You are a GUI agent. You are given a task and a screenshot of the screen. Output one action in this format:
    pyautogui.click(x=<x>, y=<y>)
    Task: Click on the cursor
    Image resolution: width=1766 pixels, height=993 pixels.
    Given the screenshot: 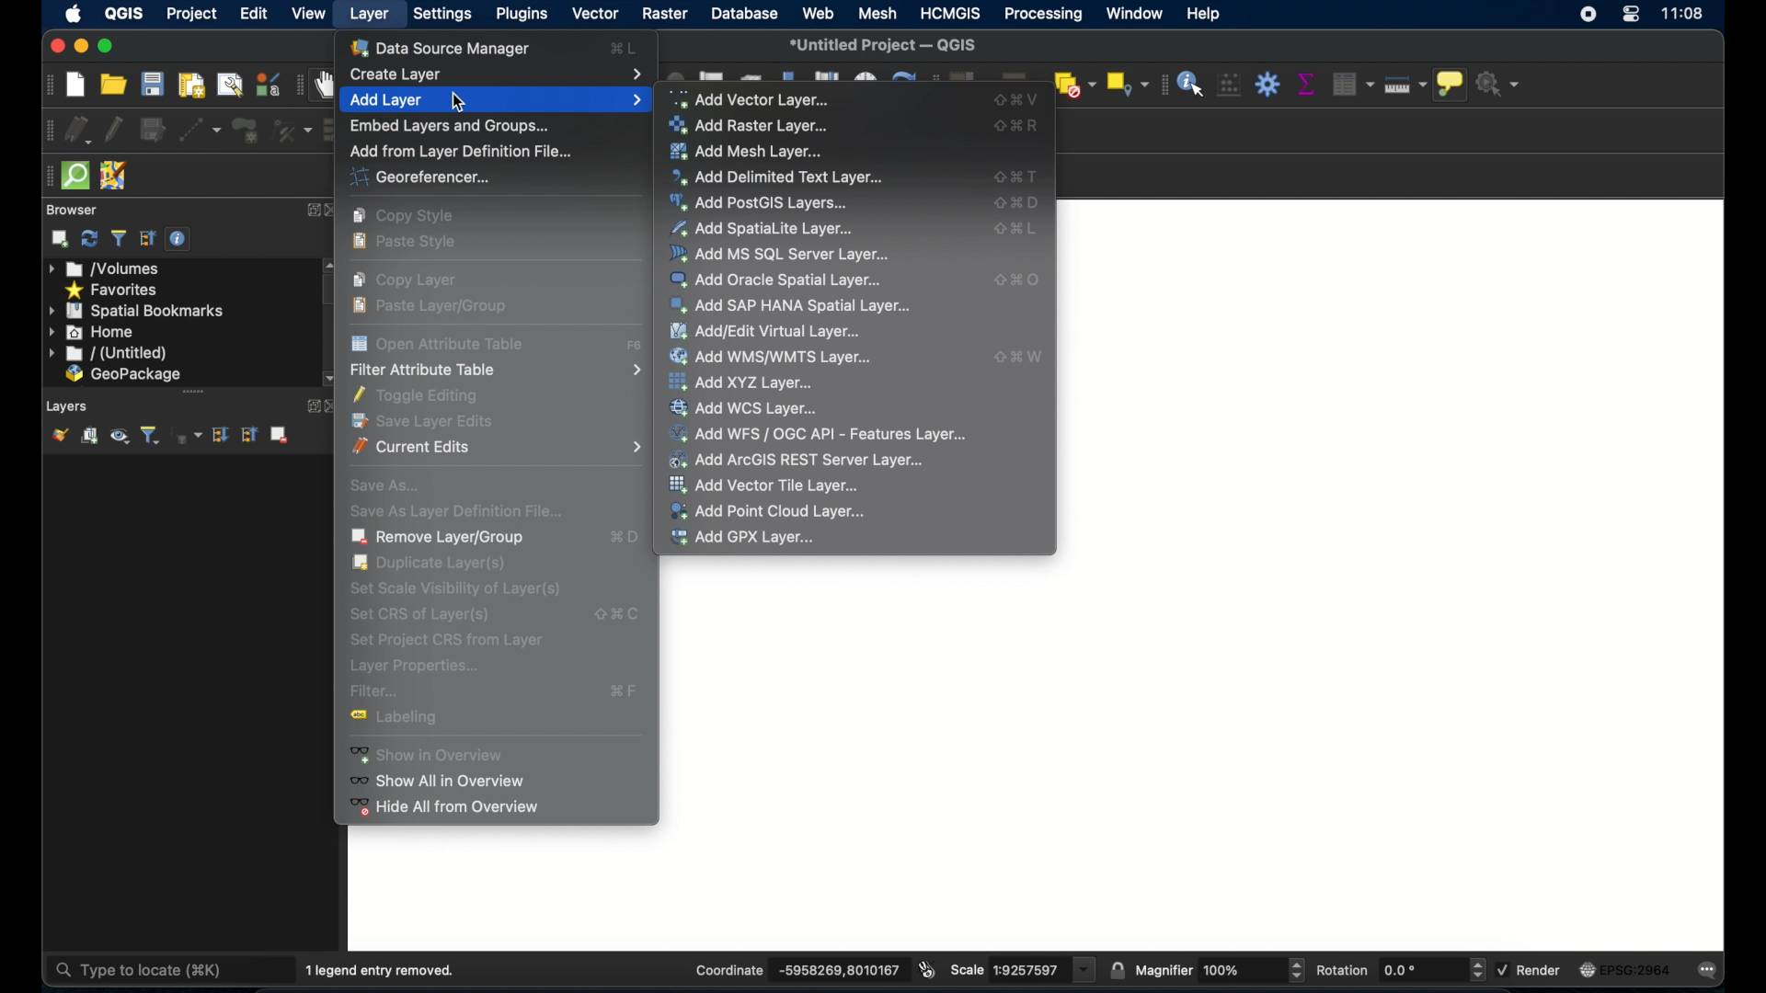 What is the action you would take?
    pyautogui.click(x=461, y=102)
    